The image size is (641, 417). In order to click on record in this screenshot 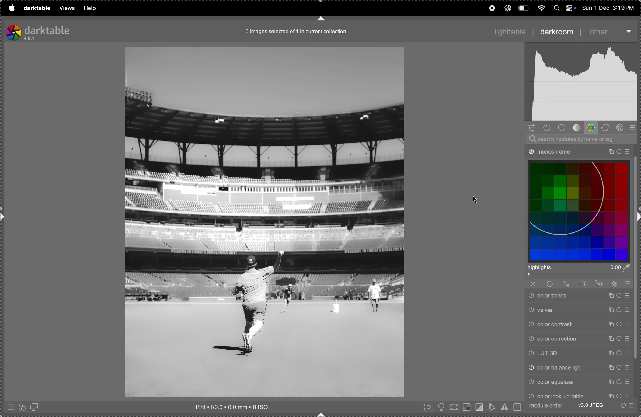, I will do `click(491, 8)`.